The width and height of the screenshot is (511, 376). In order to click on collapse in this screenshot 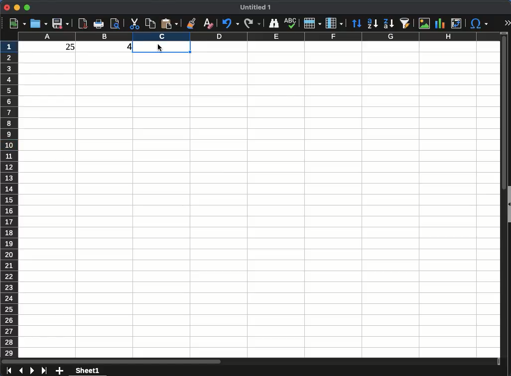, I will do `click(508, 204)`.